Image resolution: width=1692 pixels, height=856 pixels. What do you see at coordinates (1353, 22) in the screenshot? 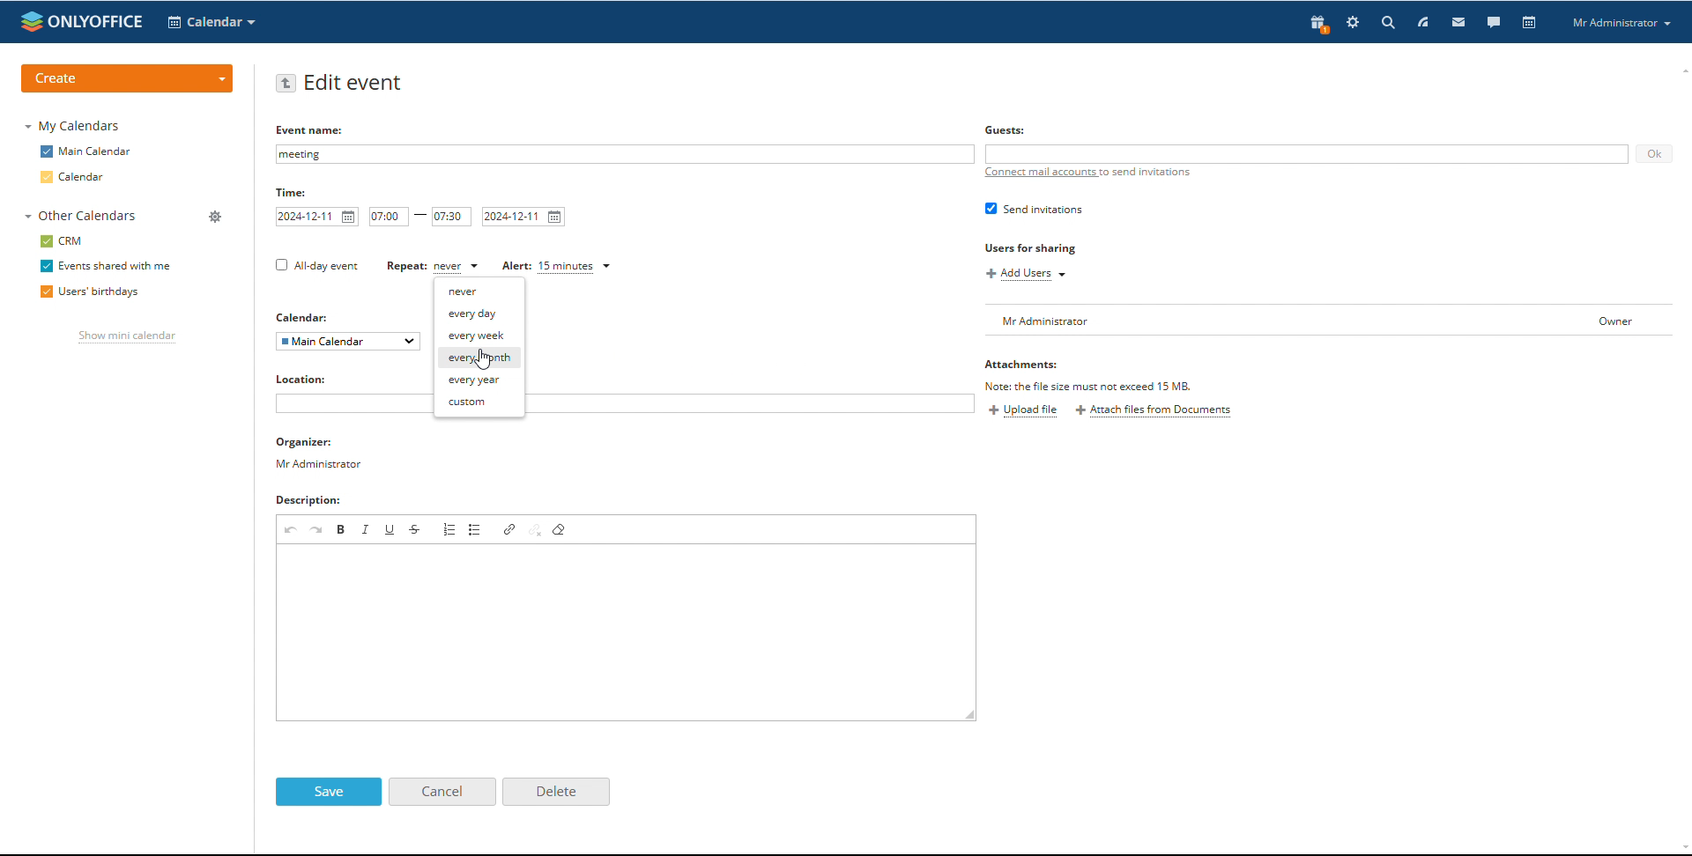
I see `settings` at bounding box center [1353, 22].